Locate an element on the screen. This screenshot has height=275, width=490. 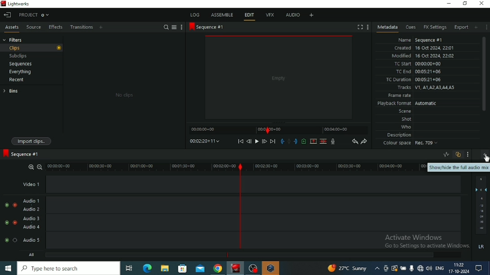
ASSEMBLE is located at coordinates (222, 15).